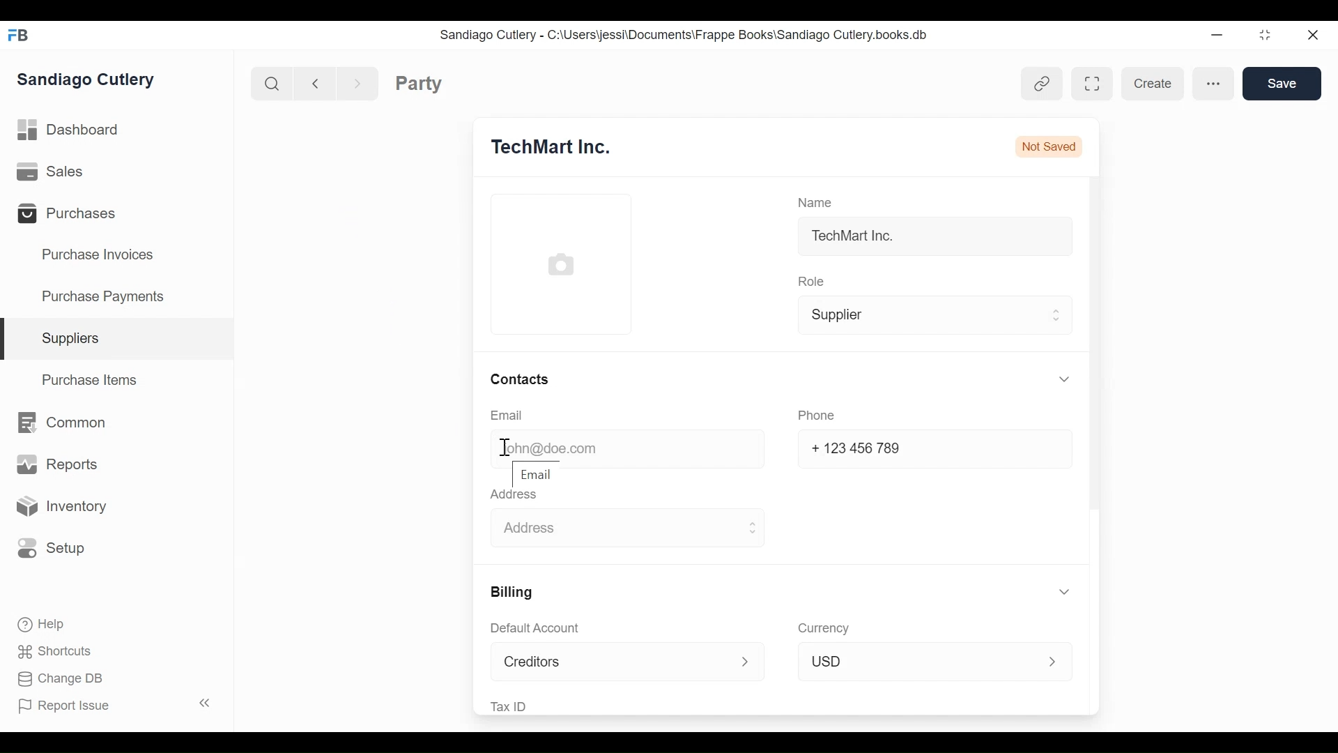  I want to click on Shortcuts., so click(56, 652).